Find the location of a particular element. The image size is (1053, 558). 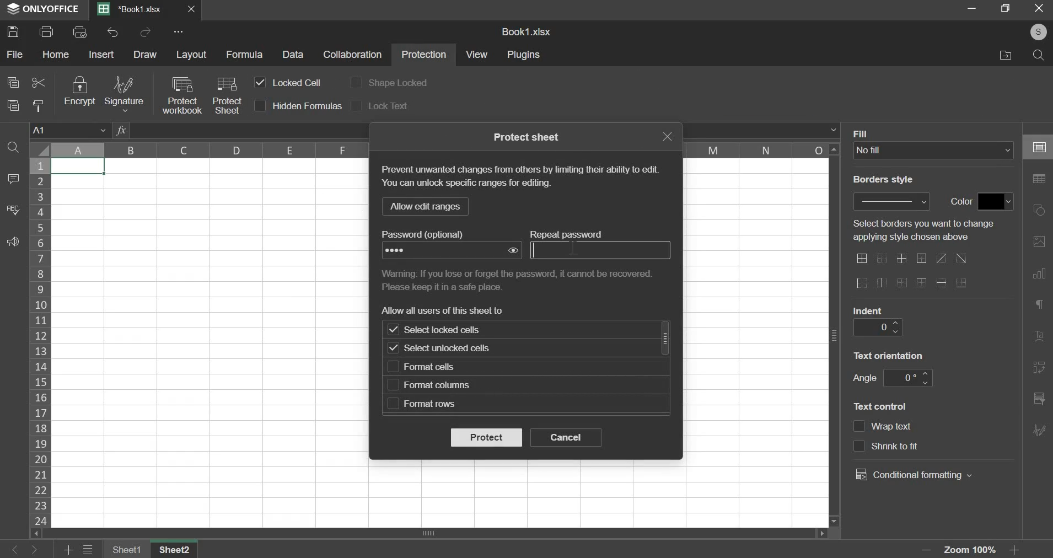

cut is located at coordinates (38, 81).